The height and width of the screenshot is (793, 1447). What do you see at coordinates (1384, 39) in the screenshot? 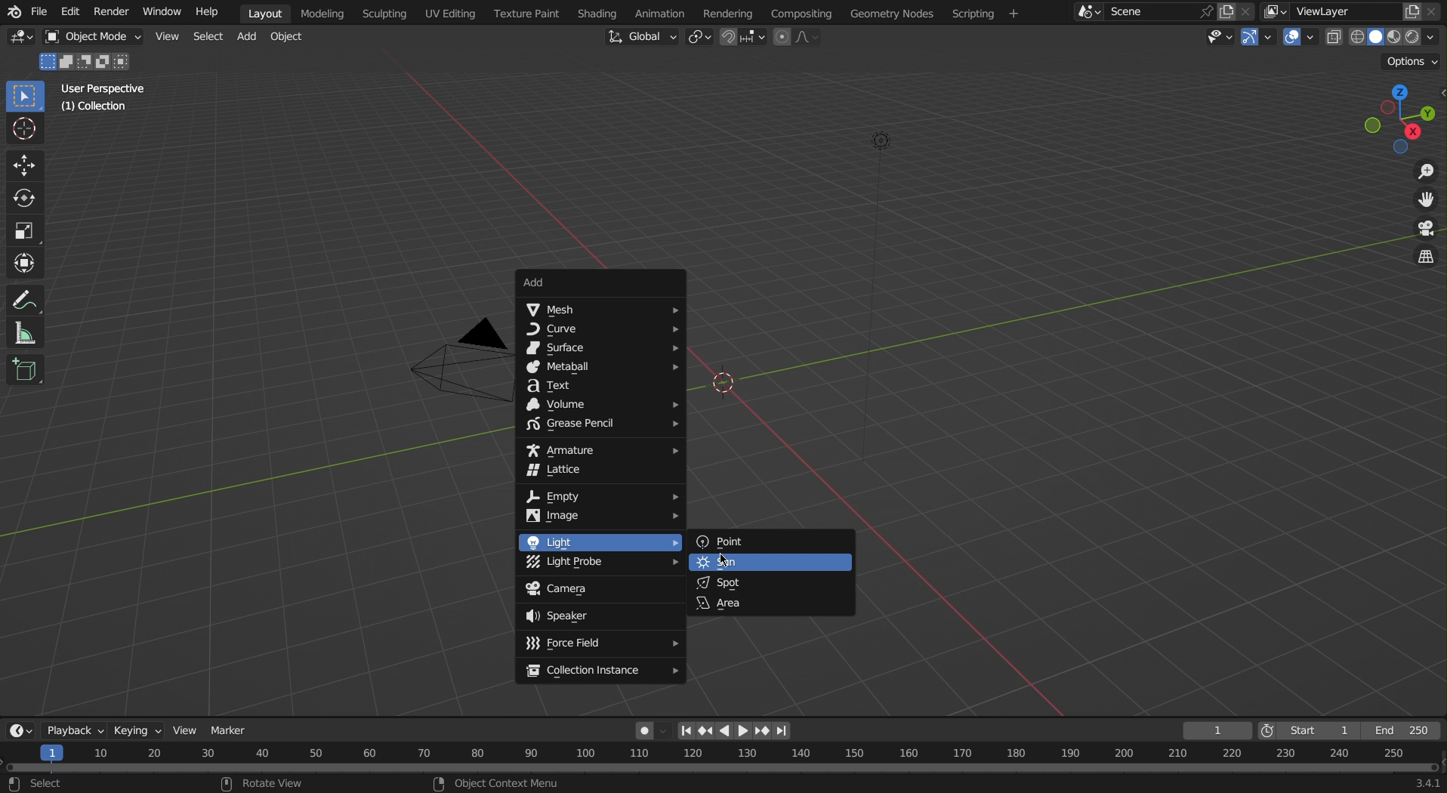
I see `View port Shading` at bounding box center [1384, 39].